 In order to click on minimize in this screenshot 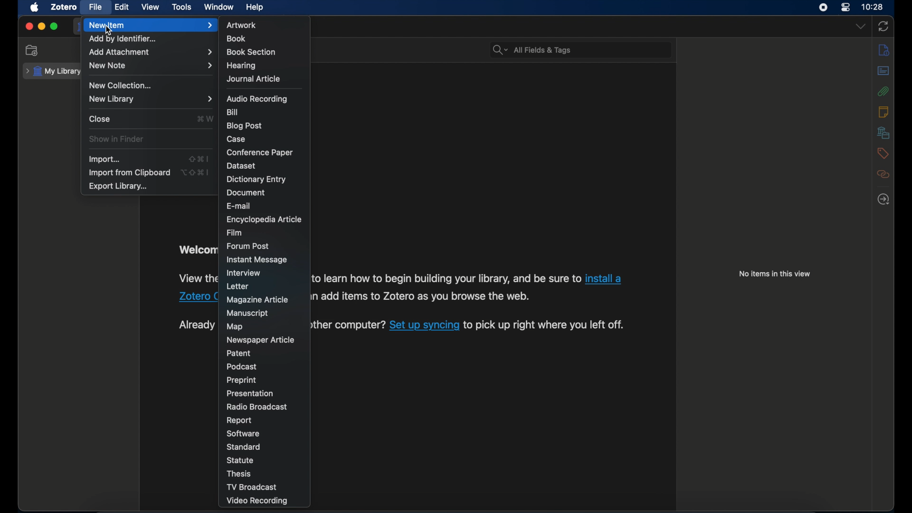, I will do `click(41, 26)`.